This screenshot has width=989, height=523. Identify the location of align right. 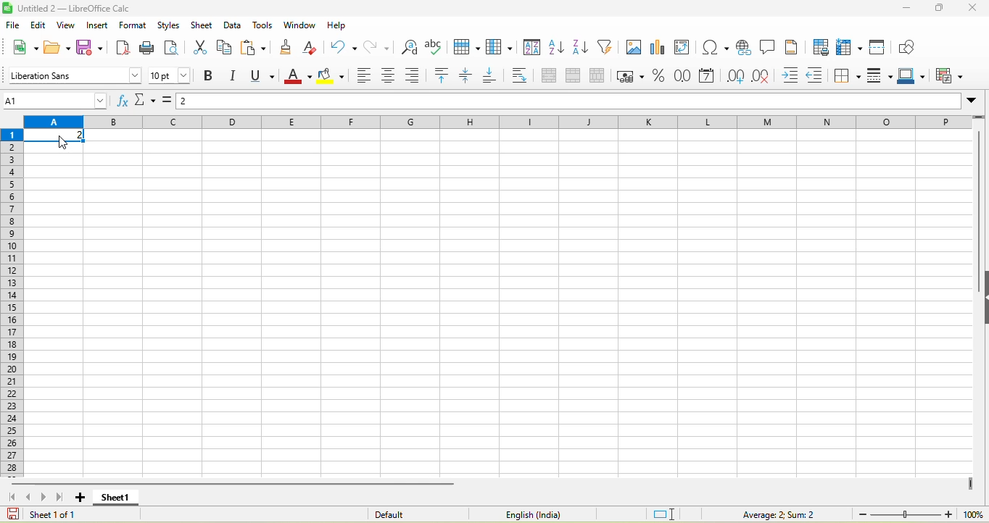
(417, 75).